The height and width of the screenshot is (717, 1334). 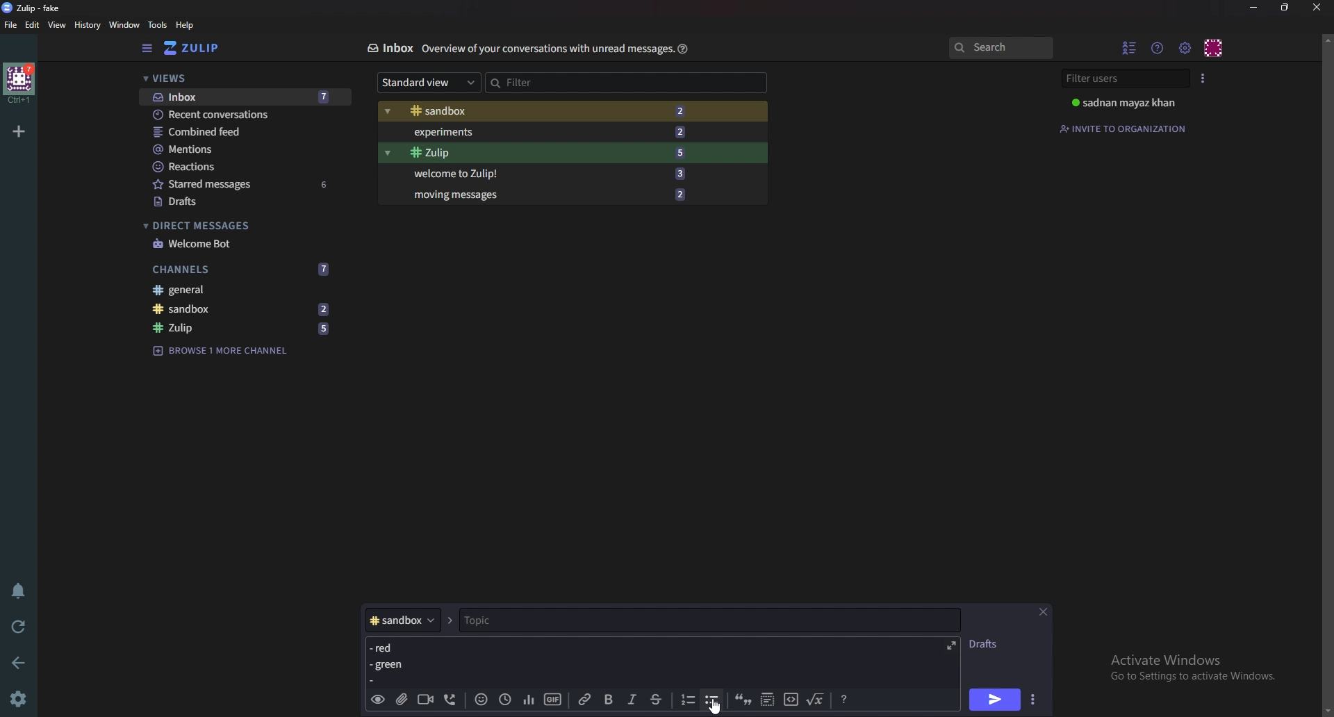 What do you see at coordinates (1044, 613) in the screenshot?
I see `Close message` at bounding box center [1044, 613].